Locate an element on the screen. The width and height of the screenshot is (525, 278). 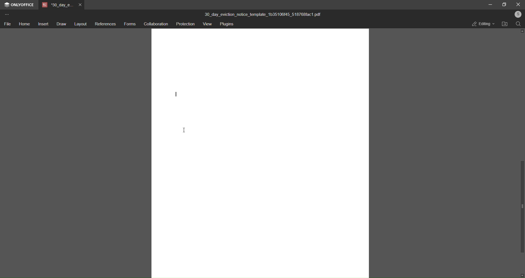
insert is located at coordinates (43, 24).